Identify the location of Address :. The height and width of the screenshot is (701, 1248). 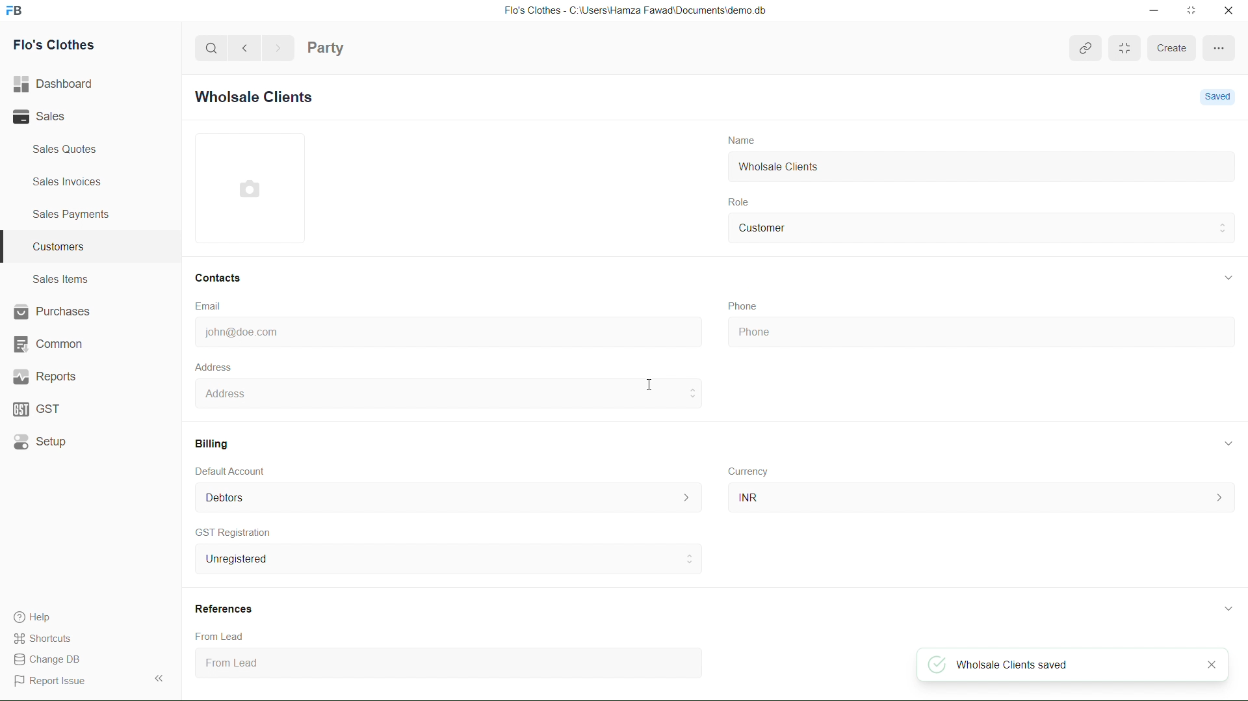
(445, 393).